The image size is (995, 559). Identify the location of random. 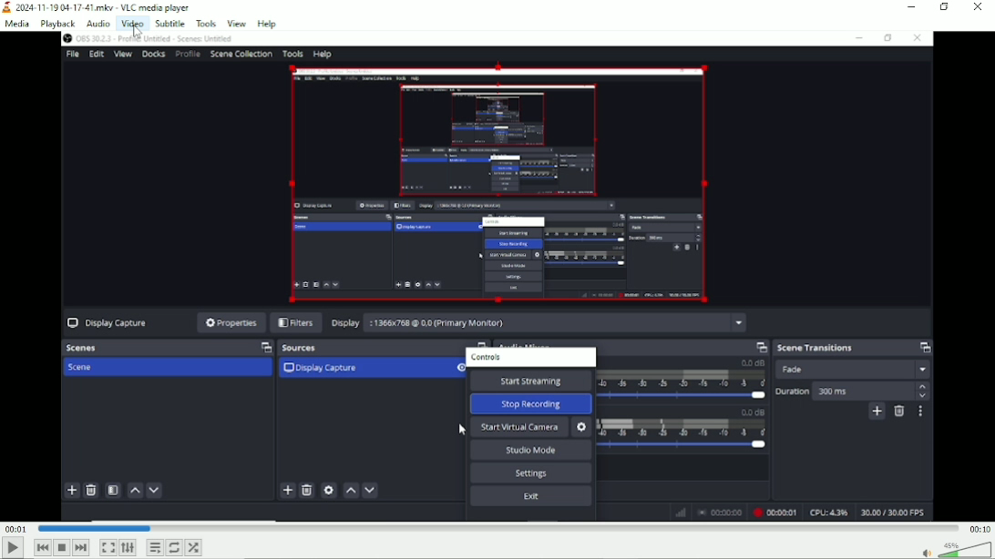
(195, 547).